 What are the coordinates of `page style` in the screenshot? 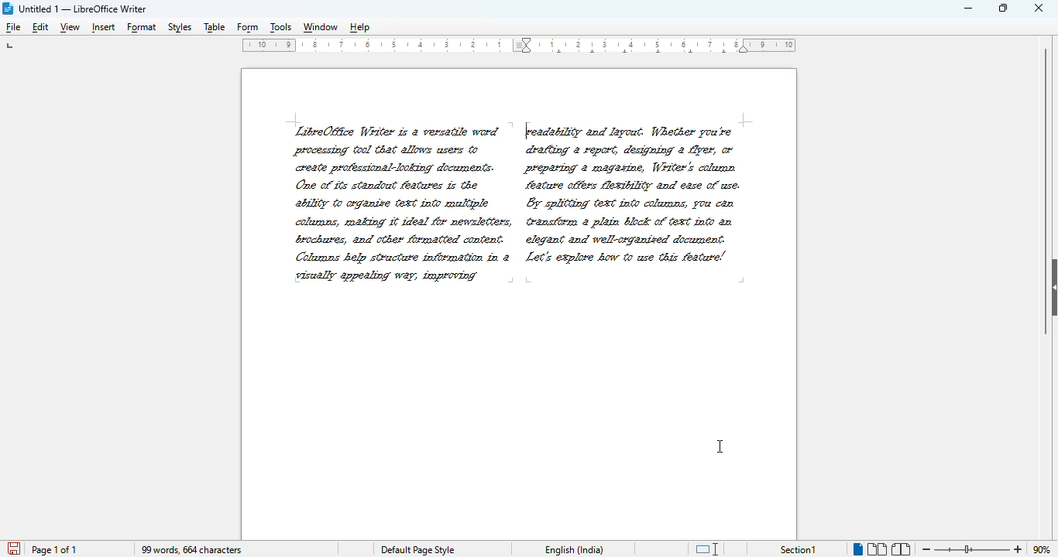 It's located at (418, 550).